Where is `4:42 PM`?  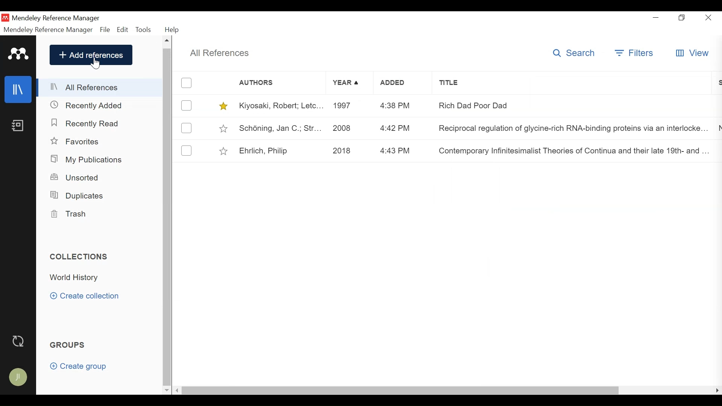
4:42 PM is located at coordinates (396, 127).